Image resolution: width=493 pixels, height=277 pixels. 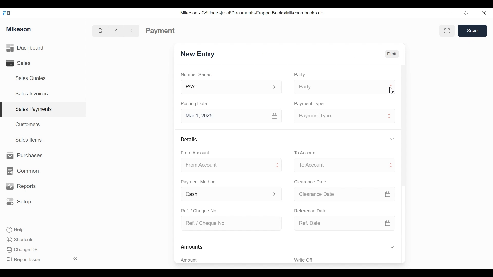 I want to click on Details, so click(x=190, y=140).